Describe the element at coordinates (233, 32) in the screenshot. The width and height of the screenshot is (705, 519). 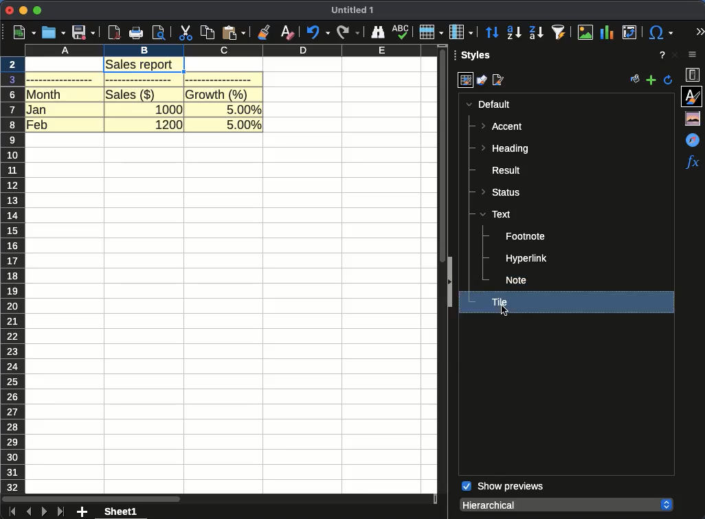
I see `paste` at that location.